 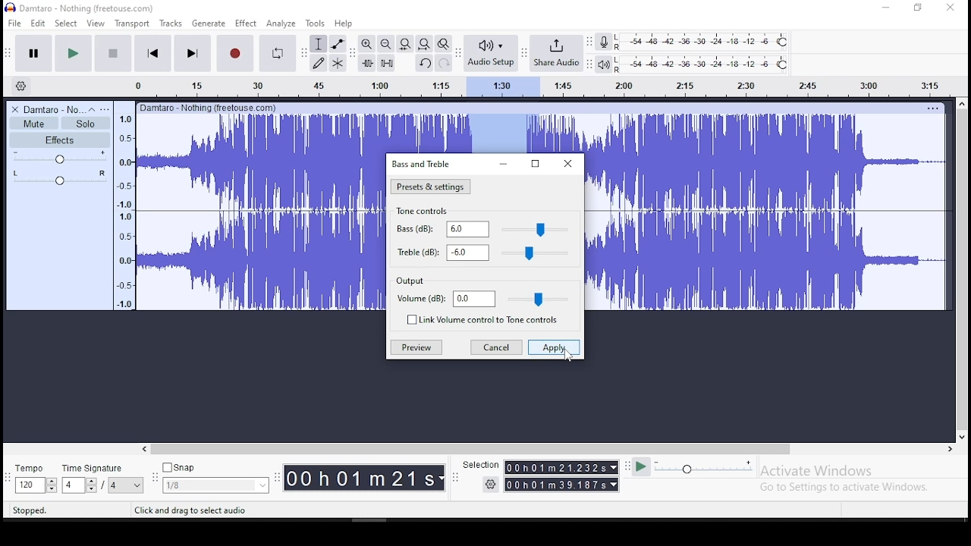 I want to click on , so click(x=278, y=476).